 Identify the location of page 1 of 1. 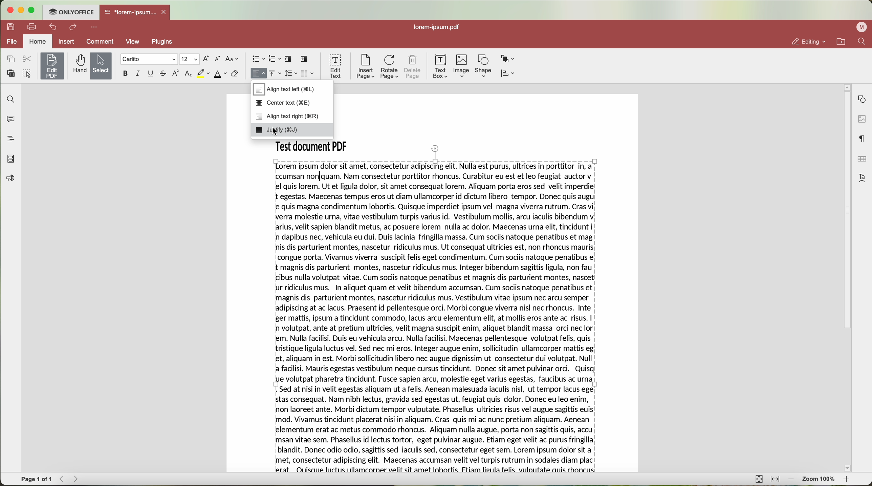
(36, 480).